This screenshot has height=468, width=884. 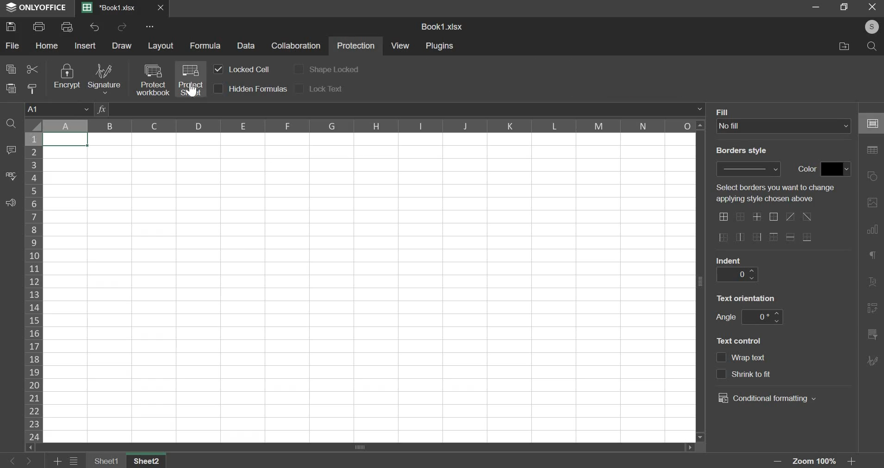 What do you see at coordinates (740, 237) in the screenshot?
I see `border options` at bounding box center [740, 237].